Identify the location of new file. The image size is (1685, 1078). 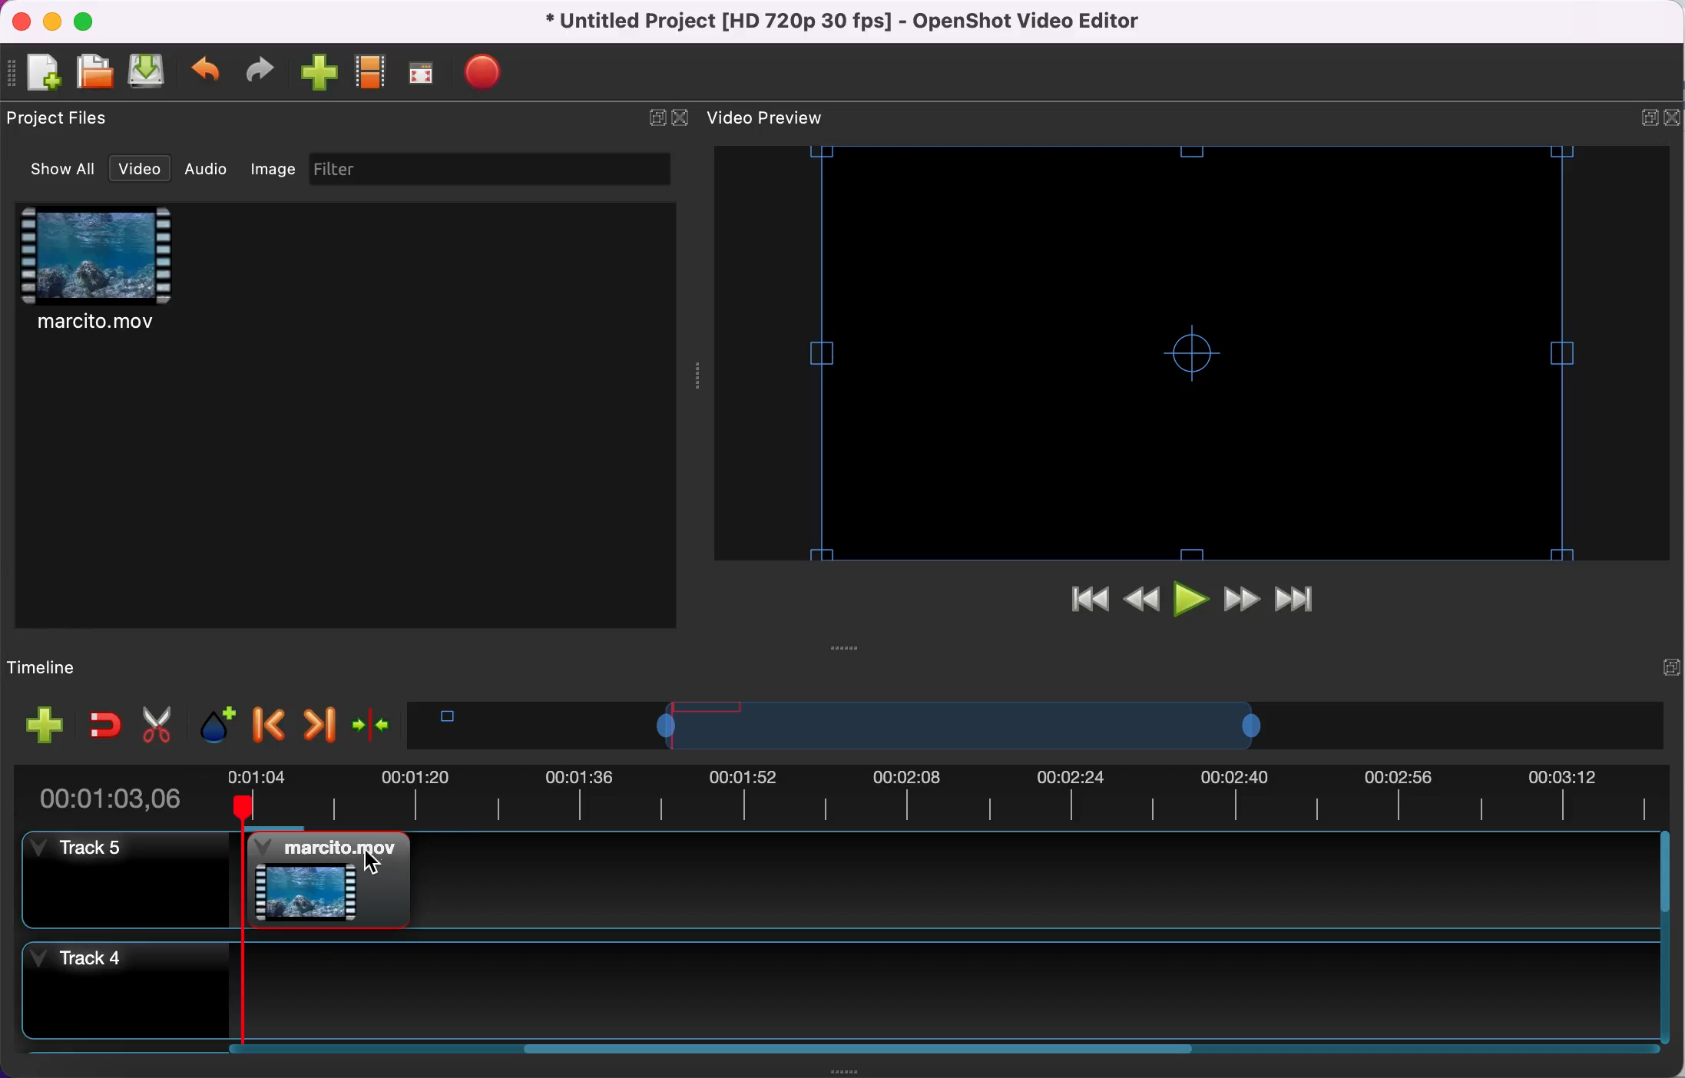
(35, 72).